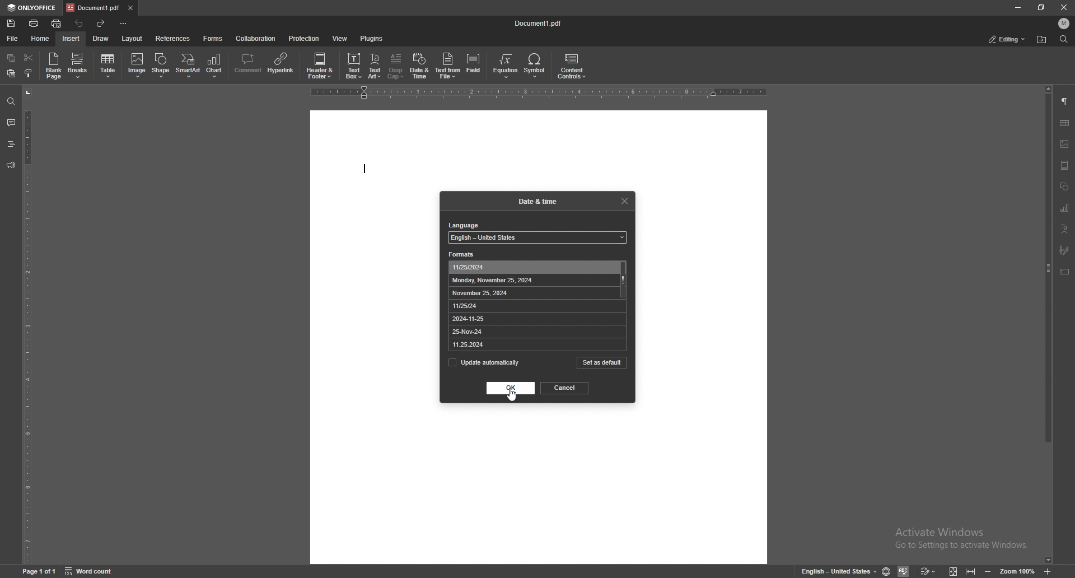 Image resolution: width=1075 pixels, height=578 pixels. Describe the element at coordinates (565, 388) in the screenshot. I see `cancel` at that location.